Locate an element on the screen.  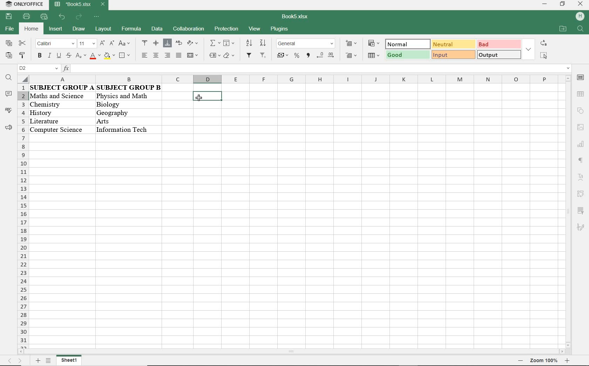
save is located at coordinates (9, 17).